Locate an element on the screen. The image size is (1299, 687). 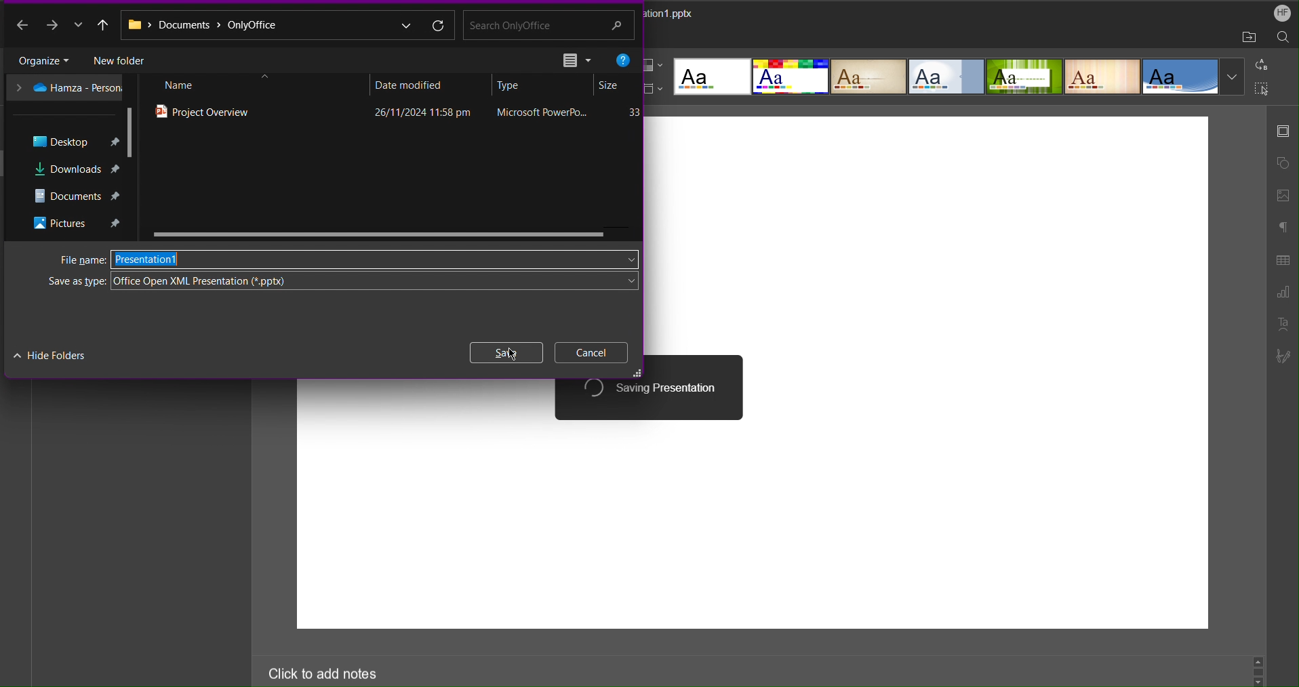
close up is located at coordinates (265, 78).